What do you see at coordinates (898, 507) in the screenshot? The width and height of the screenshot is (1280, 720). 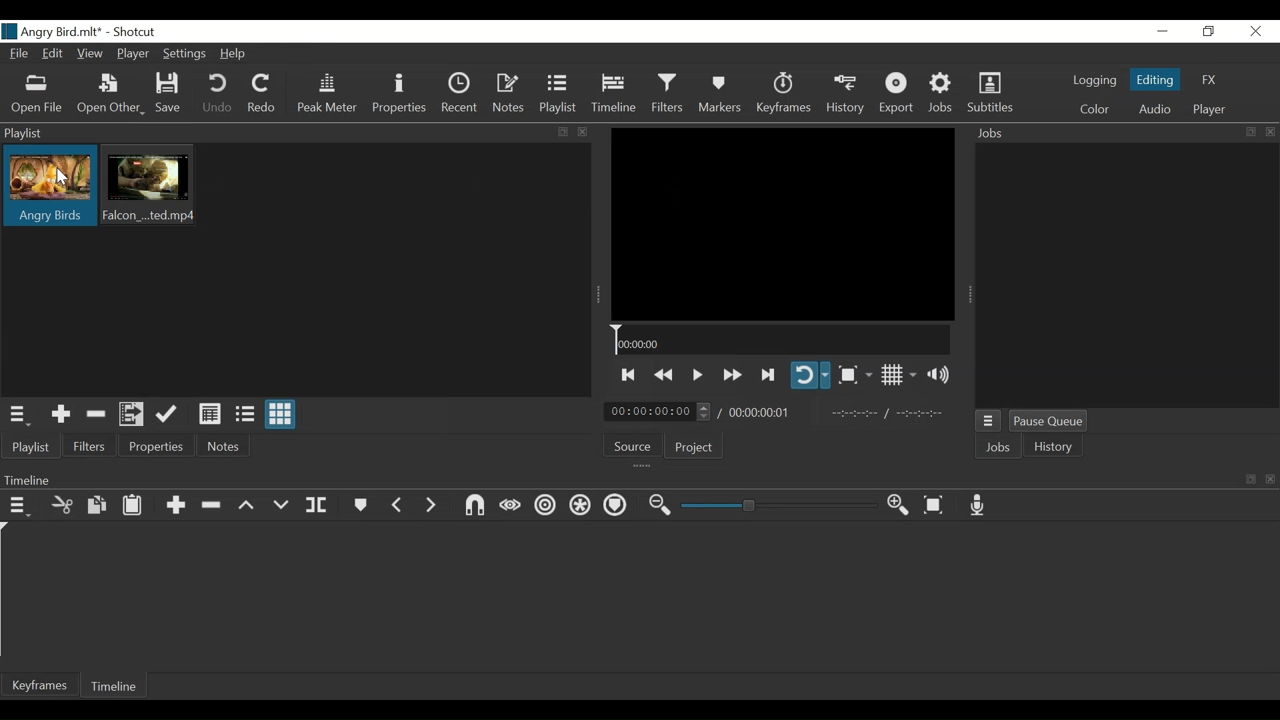 I see `Zoom timeline in` at bounding box center [898, 507].